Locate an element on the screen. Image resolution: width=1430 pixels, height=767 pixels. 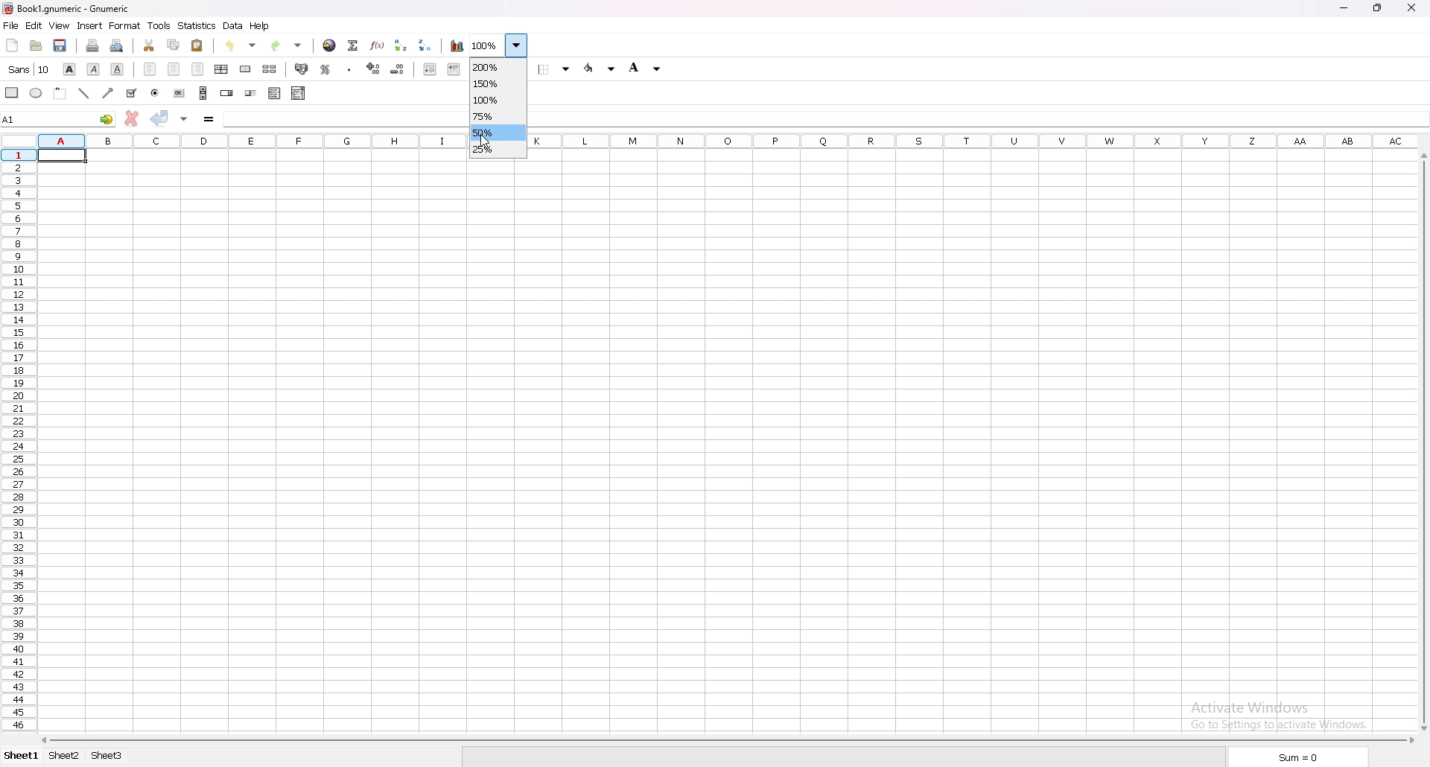
font is located at coordinates (31, 69).